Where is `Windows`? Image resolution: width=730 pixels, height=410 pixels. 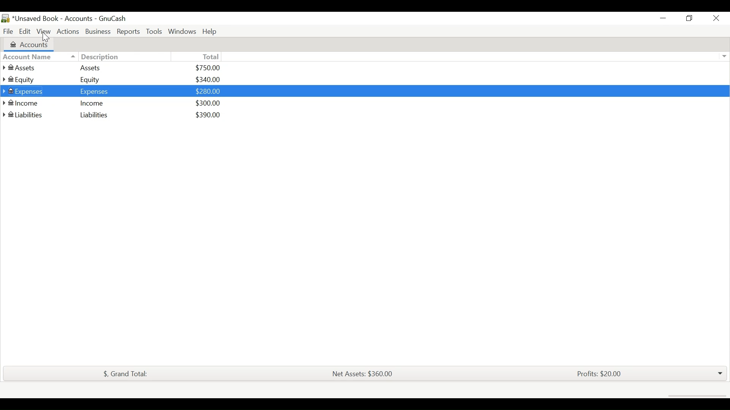 Windows is located at coordinates (182, 32).